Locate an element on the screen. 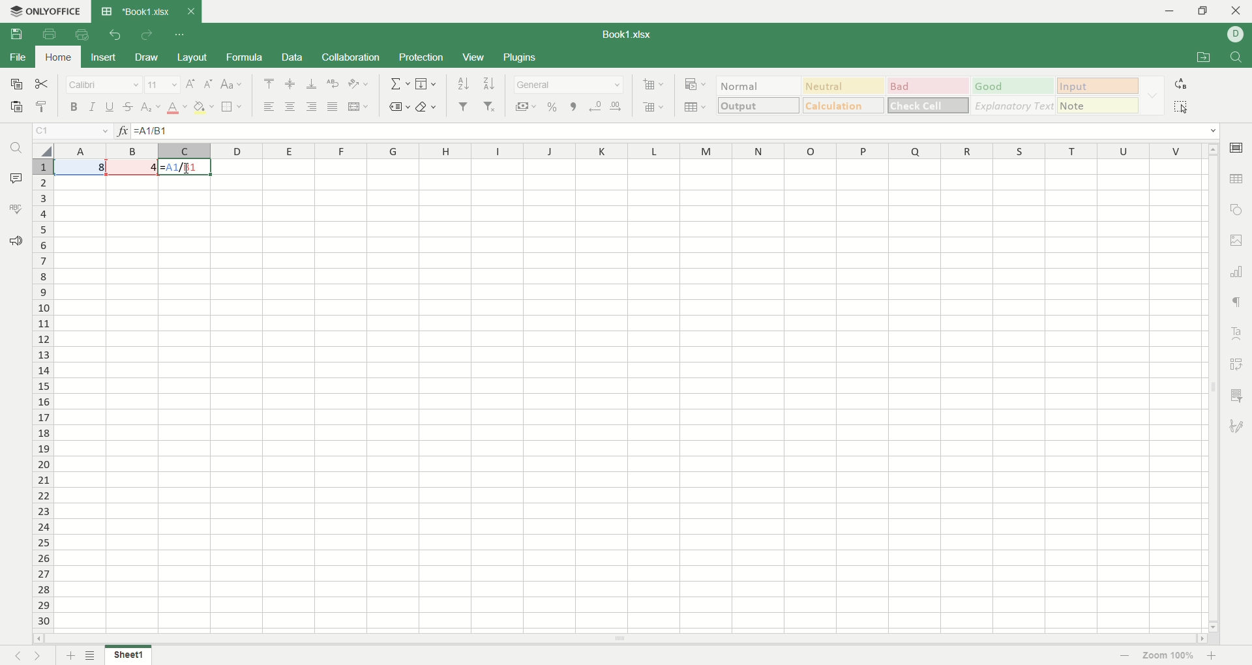 Image resolution: width=1252 pixels, height=665 pixels. font name is located at coordinates (104, 85).